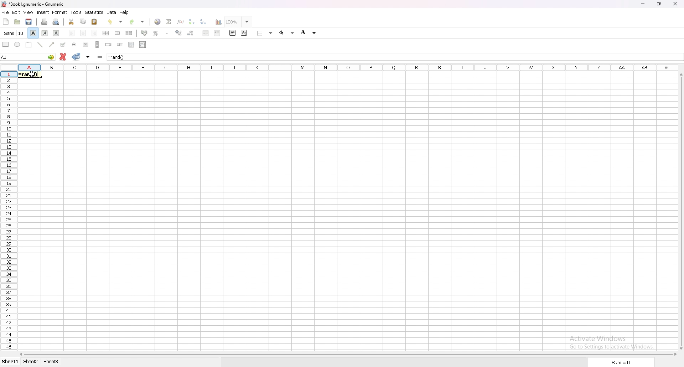  Describe the element at coordinates (675, 3) in the screenshot. I see `close` at that location.